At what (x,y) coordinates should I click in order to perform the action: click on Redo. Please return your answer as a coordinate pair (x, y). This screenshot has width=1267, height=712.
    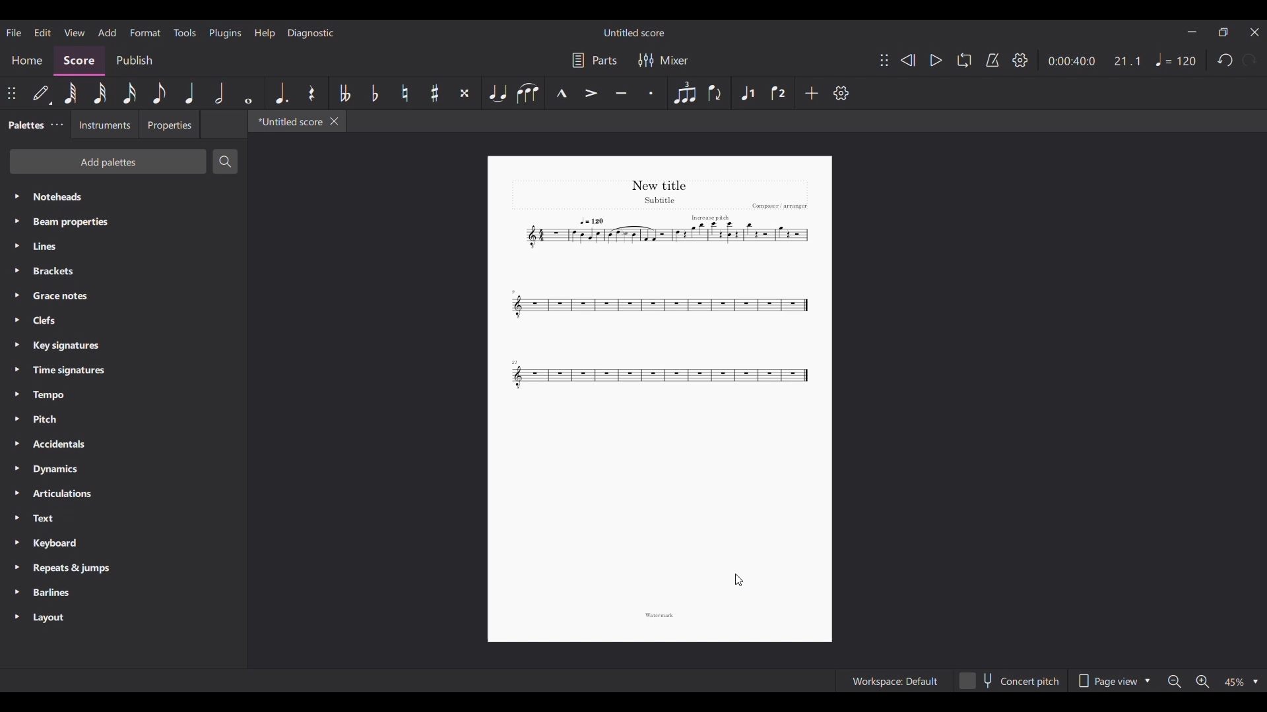
    Looking at the image, I should click on (1249, 60).